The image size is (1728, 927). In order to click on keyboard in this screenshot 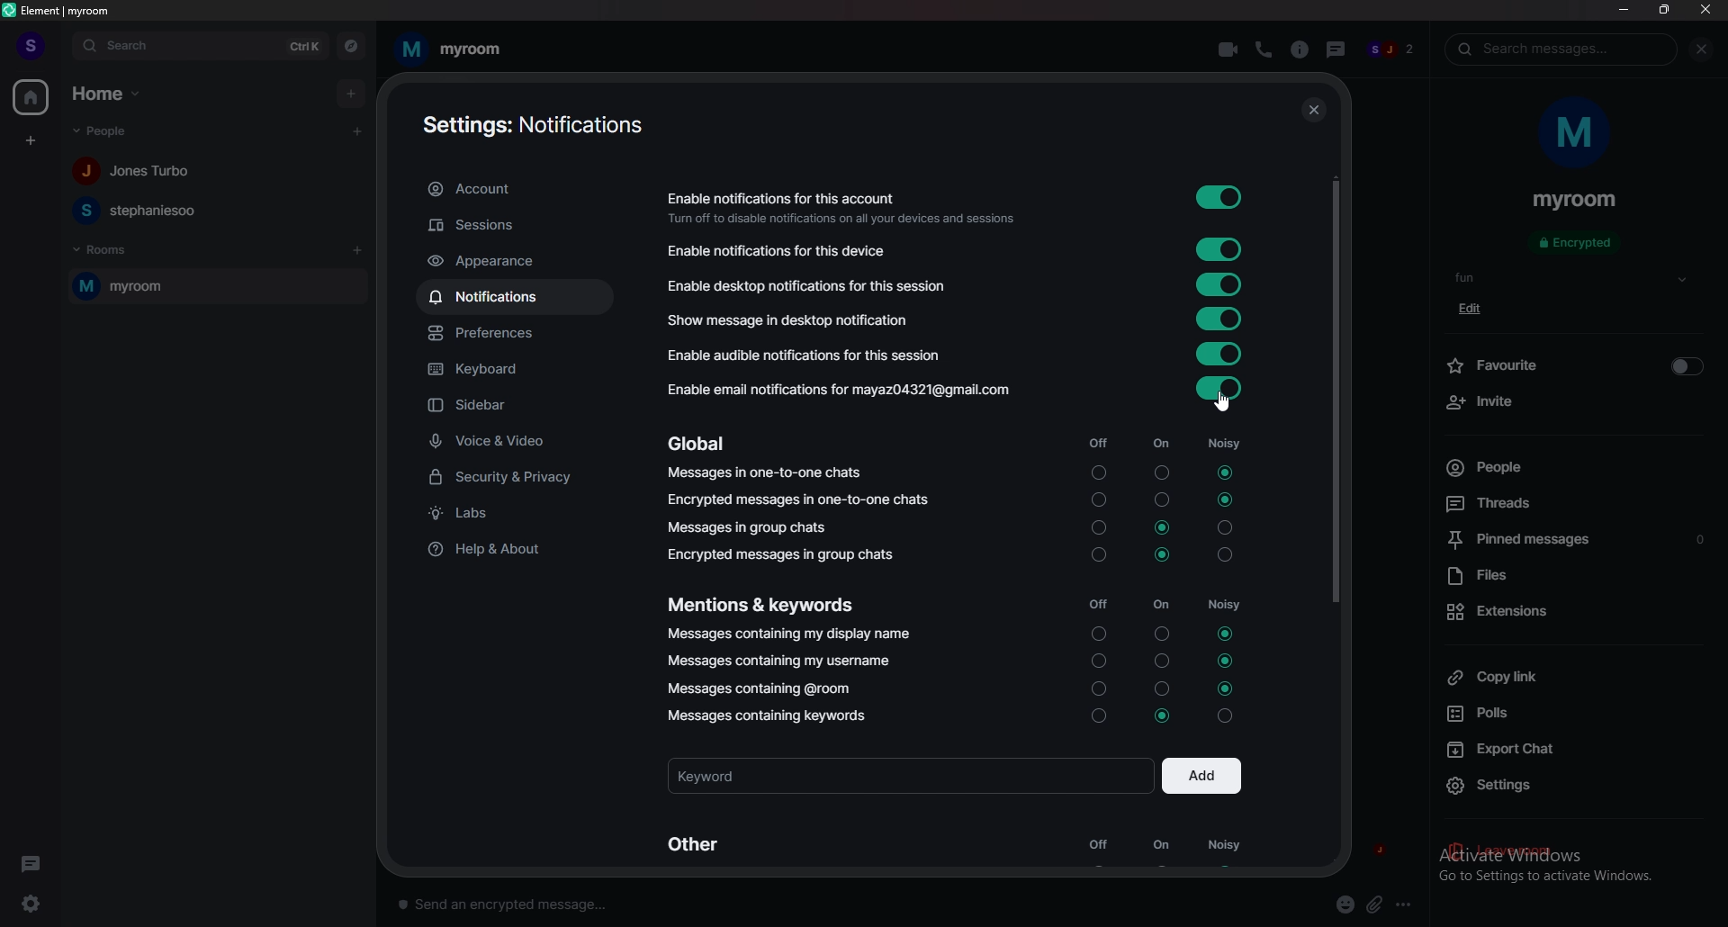, I will do `click(519, 370)`.